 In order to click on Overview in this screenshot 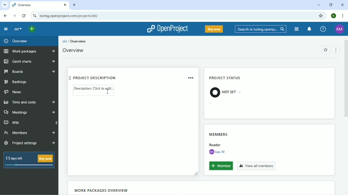, I will do `click(16, 41)`.